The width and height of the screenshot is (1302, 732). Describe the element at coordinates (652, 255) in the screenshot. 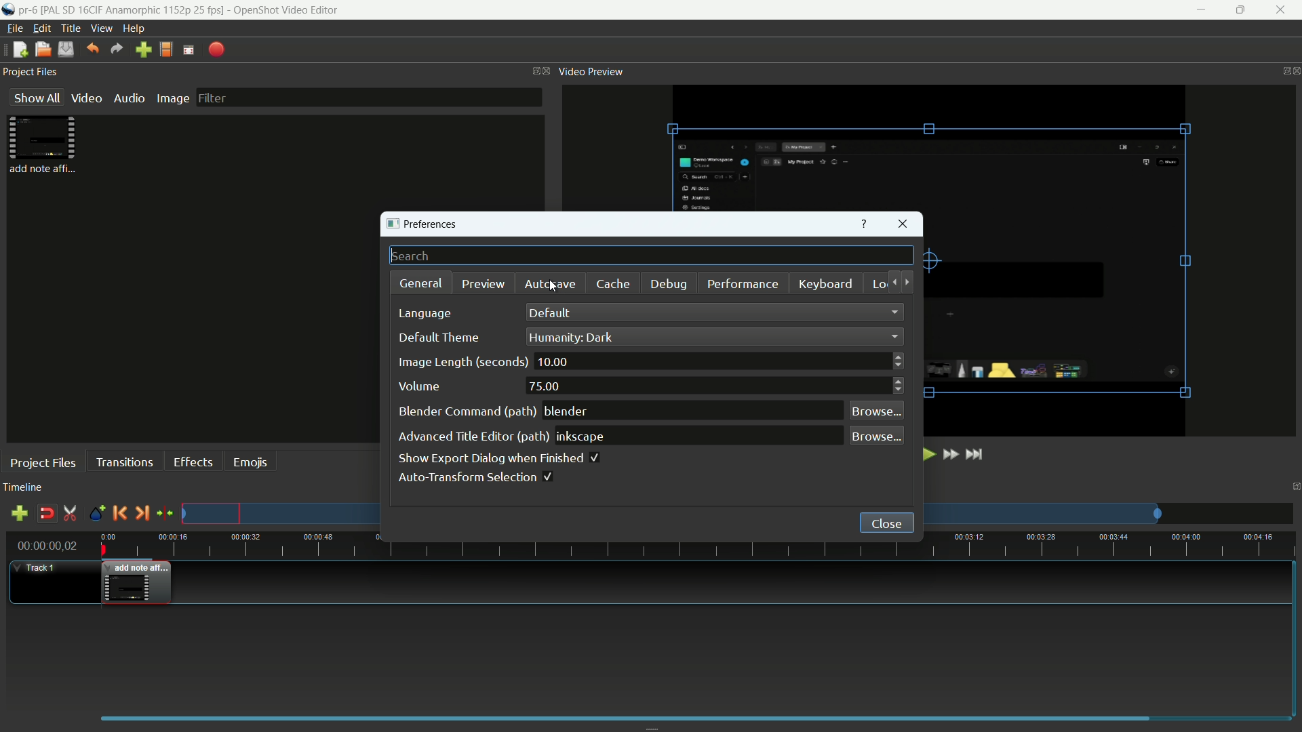

I see `search bar` at that location.